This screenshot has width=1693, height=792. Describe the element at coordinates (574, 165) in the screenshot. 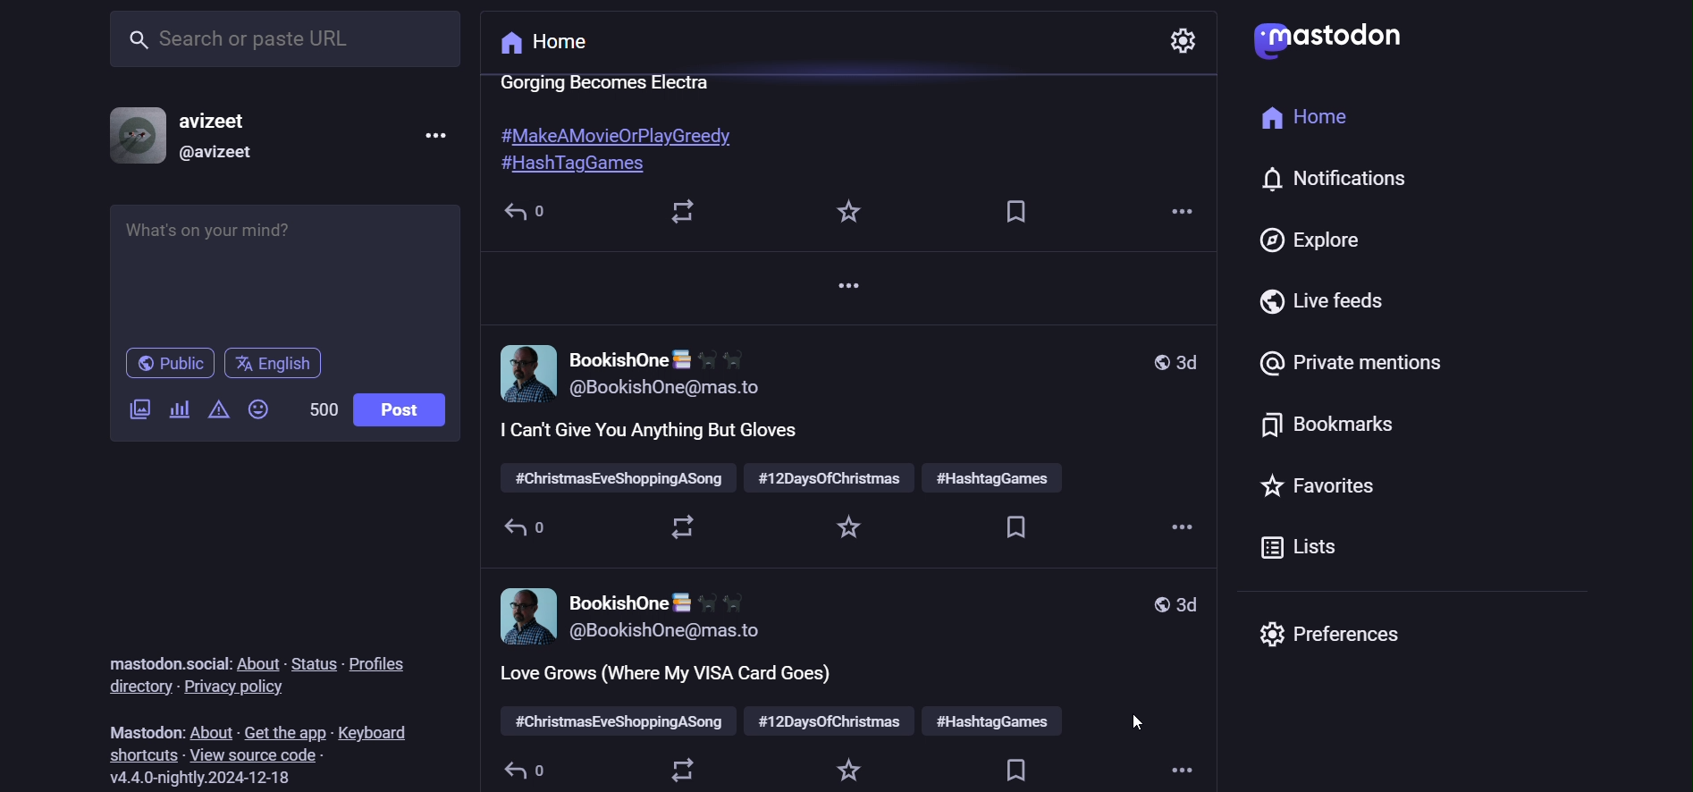

I see `#HashlagGames` at that location.